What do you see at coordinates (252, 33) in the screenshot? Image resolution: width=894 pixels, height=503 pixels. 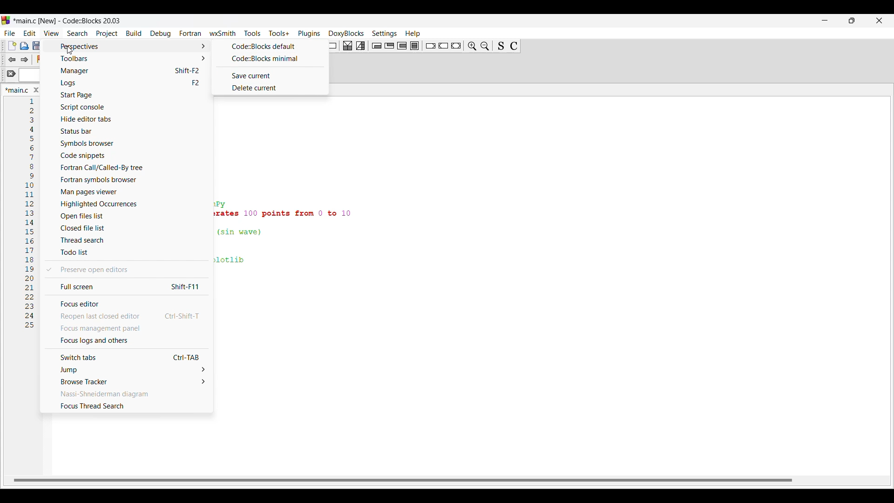 I see `Tools menu` at bounding box center [252, 33].